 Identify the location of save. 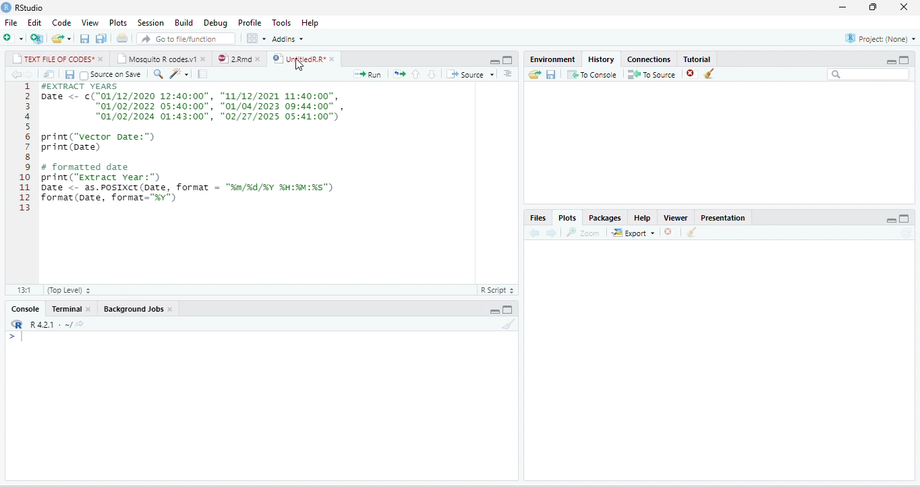
(69, 74).